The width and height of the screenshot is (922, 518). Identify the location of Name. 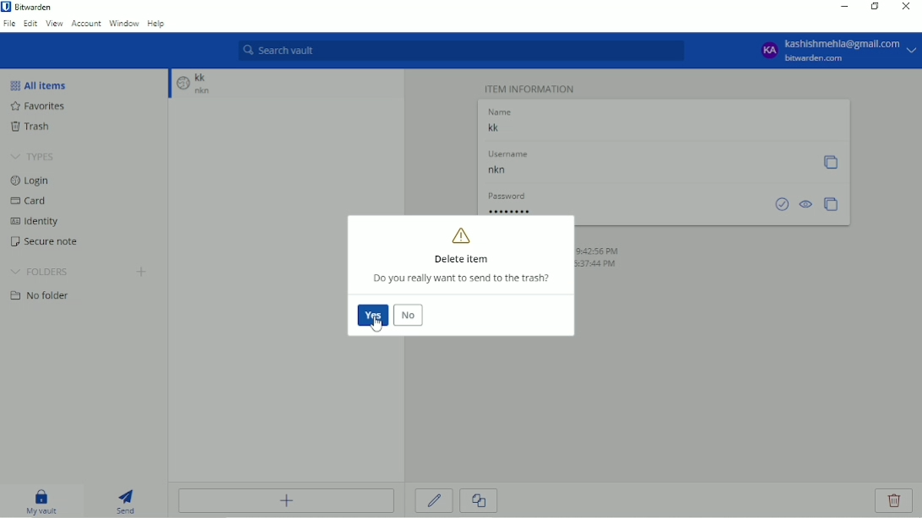
(660, 127).